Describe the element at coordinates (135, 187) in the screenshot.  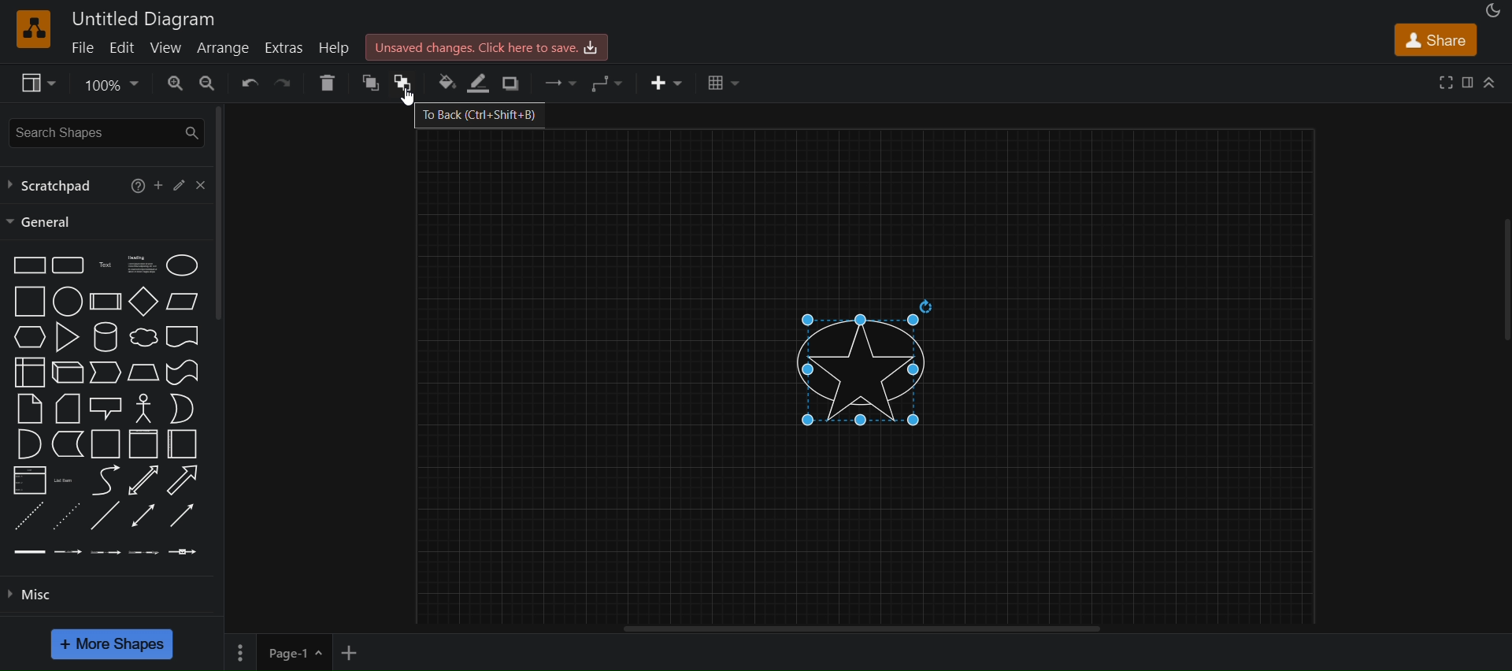
I see `help` at that location.